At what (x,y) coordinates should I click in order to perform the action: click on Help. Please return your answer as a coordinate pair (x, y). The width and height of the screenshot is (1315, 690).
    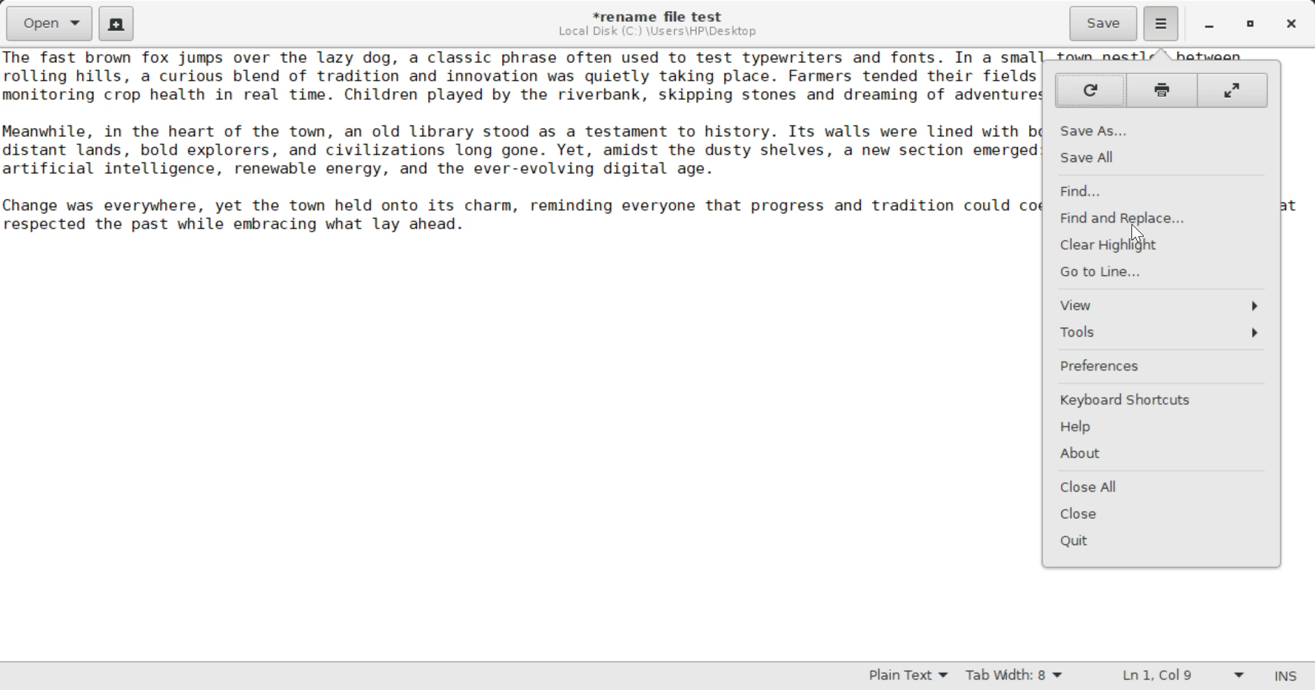
    Looking at the image, I should click on (1167, 431).